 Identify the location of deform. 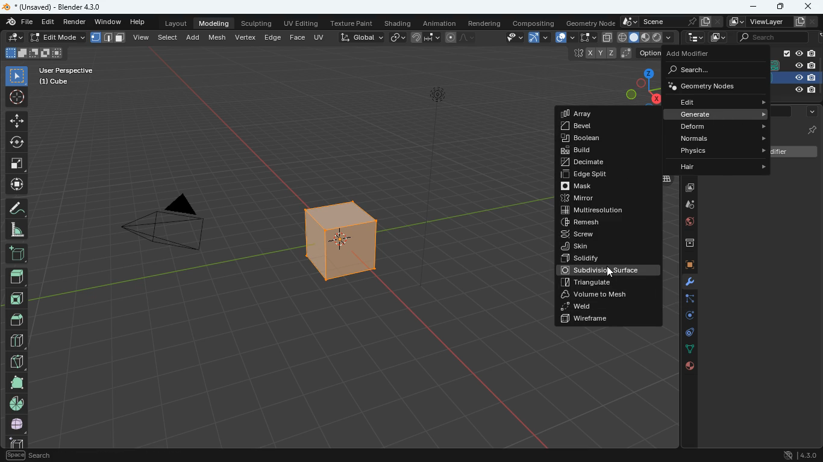
(712, 126).